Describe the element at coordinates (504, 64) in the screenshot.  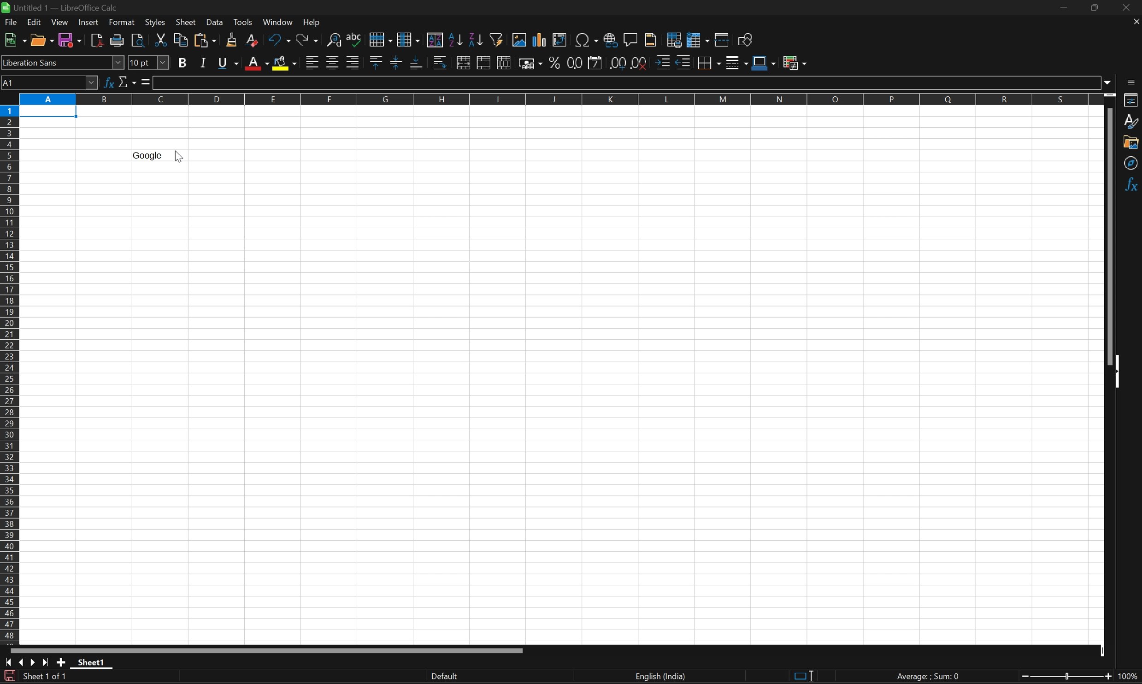
I see `Unmerge cells` at that location.